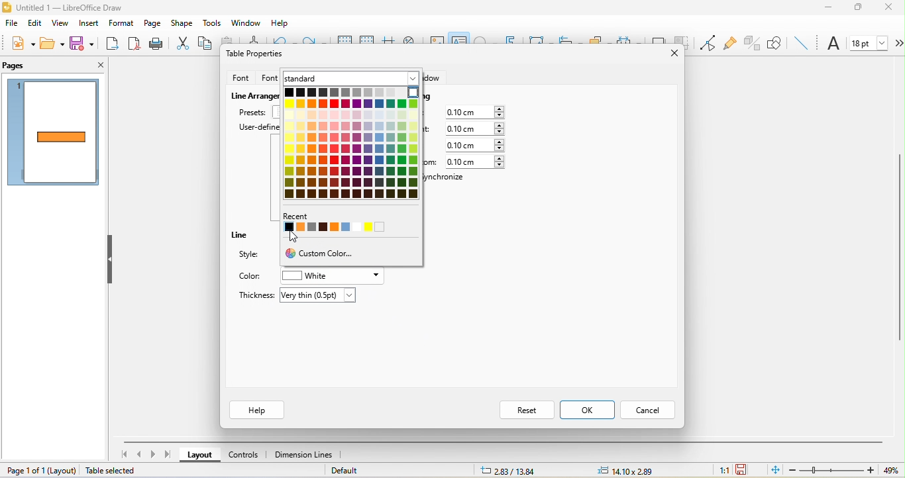 Image resolution: width=905 pixels, height=478 pixels. What do you see at coordinates (256, 410) in the screenshot?
I see `help` at bounding box center [256, 410].